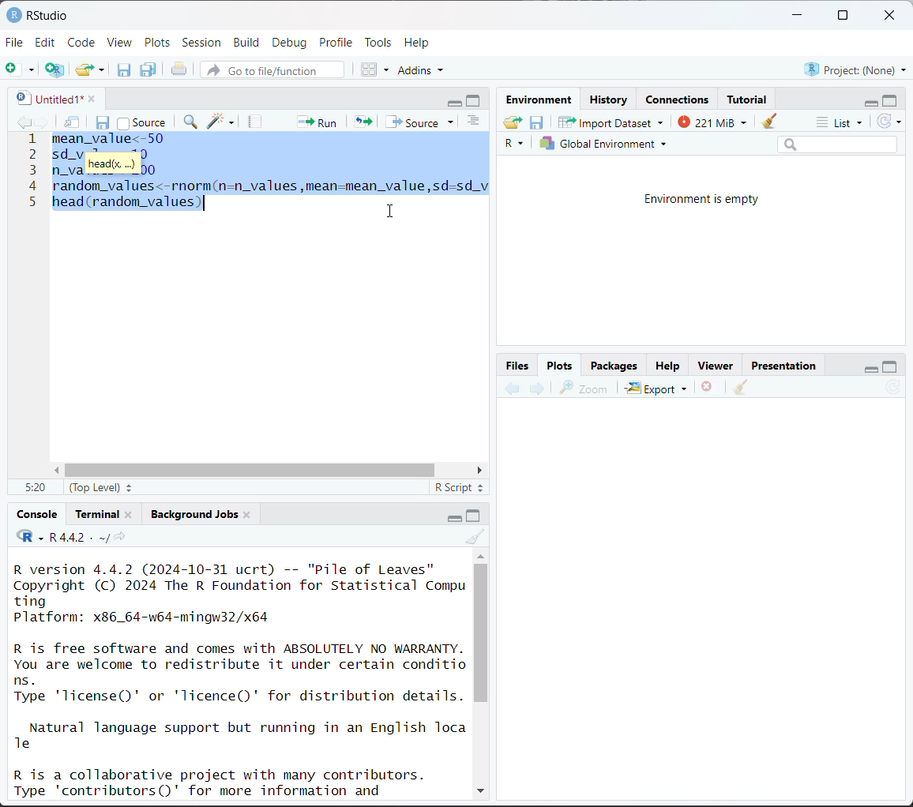  Describe the element at coordinates (376, 69) in the screenshot. I see `workspace panes` at that location.